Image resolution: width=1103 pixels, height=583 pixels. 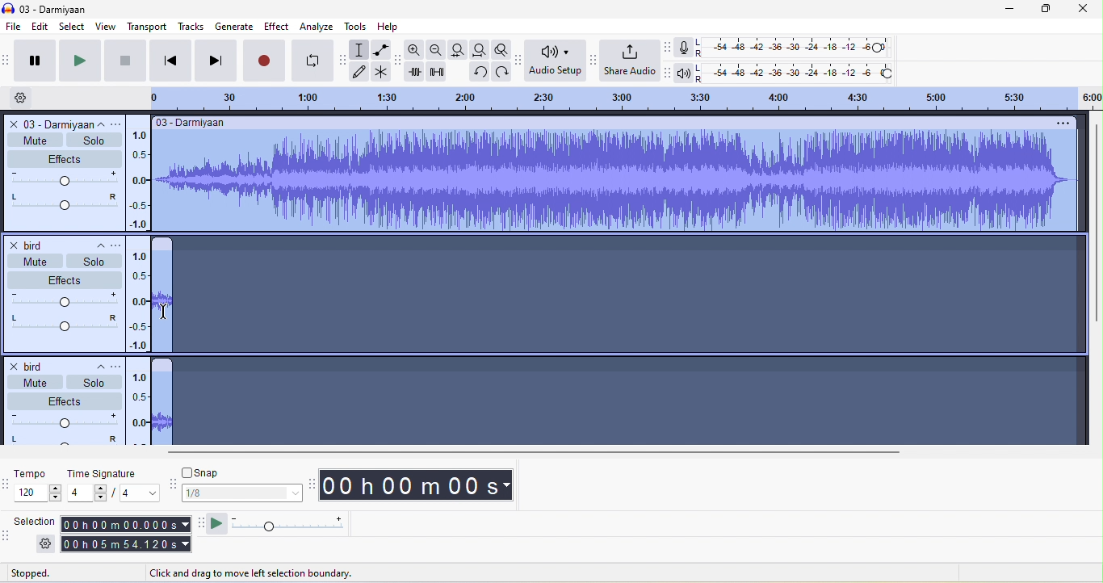 What do you see at coordinates (631, 61) in the screenshot?
I see `share audio` at bounding box center [631, 61].